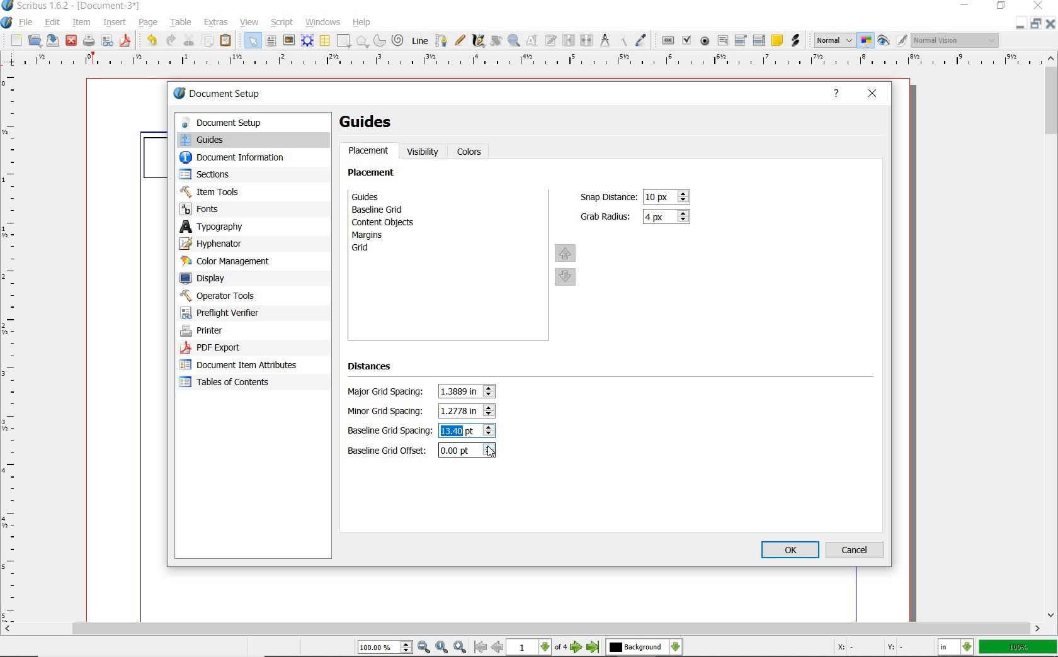 Image resolution: width=1058 pixels, height=657 pixels. I want to click on copy item properties, so click(622, 40).